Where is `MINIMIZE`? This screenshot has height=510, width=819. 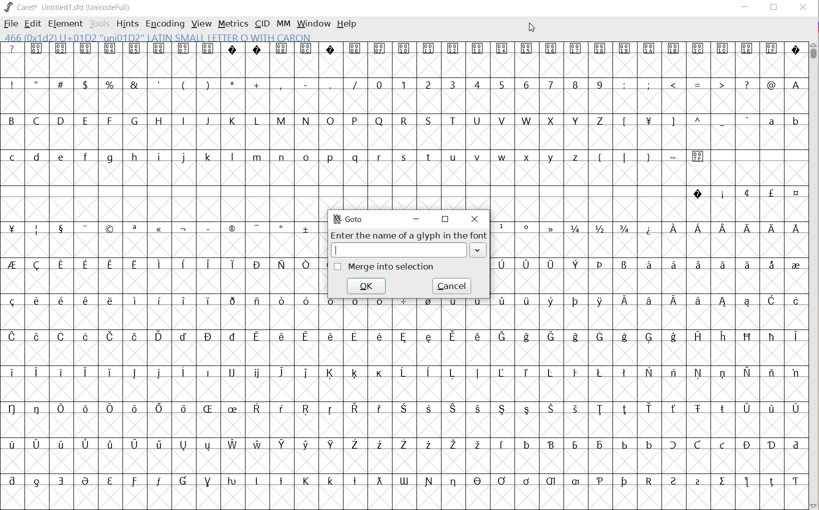 MINIMIZE is located at coordinates (745, 6).